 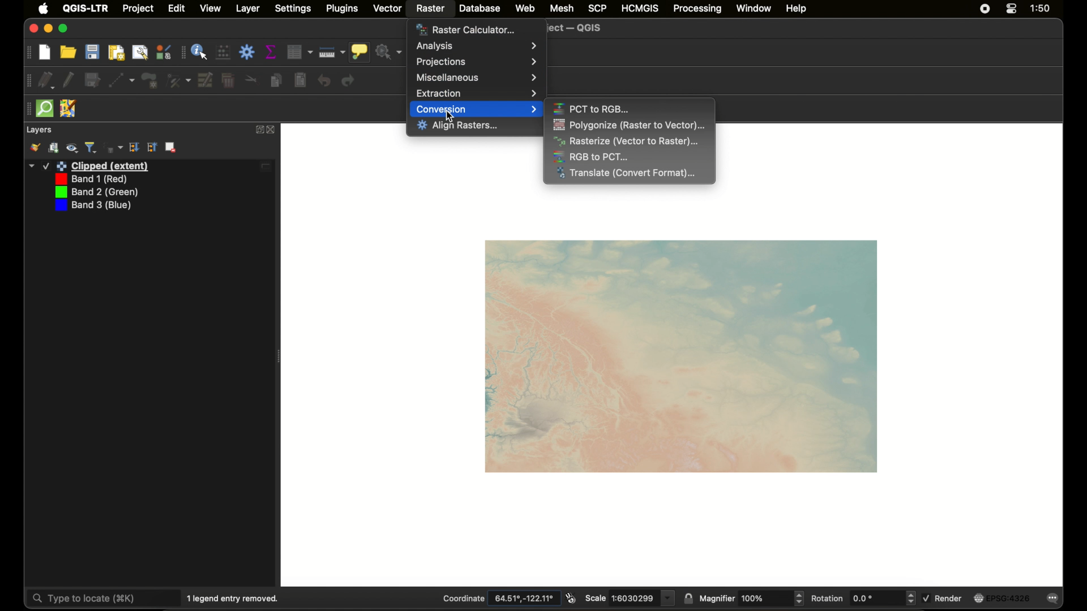 I want to click on layers, so click(x=38, y=130).